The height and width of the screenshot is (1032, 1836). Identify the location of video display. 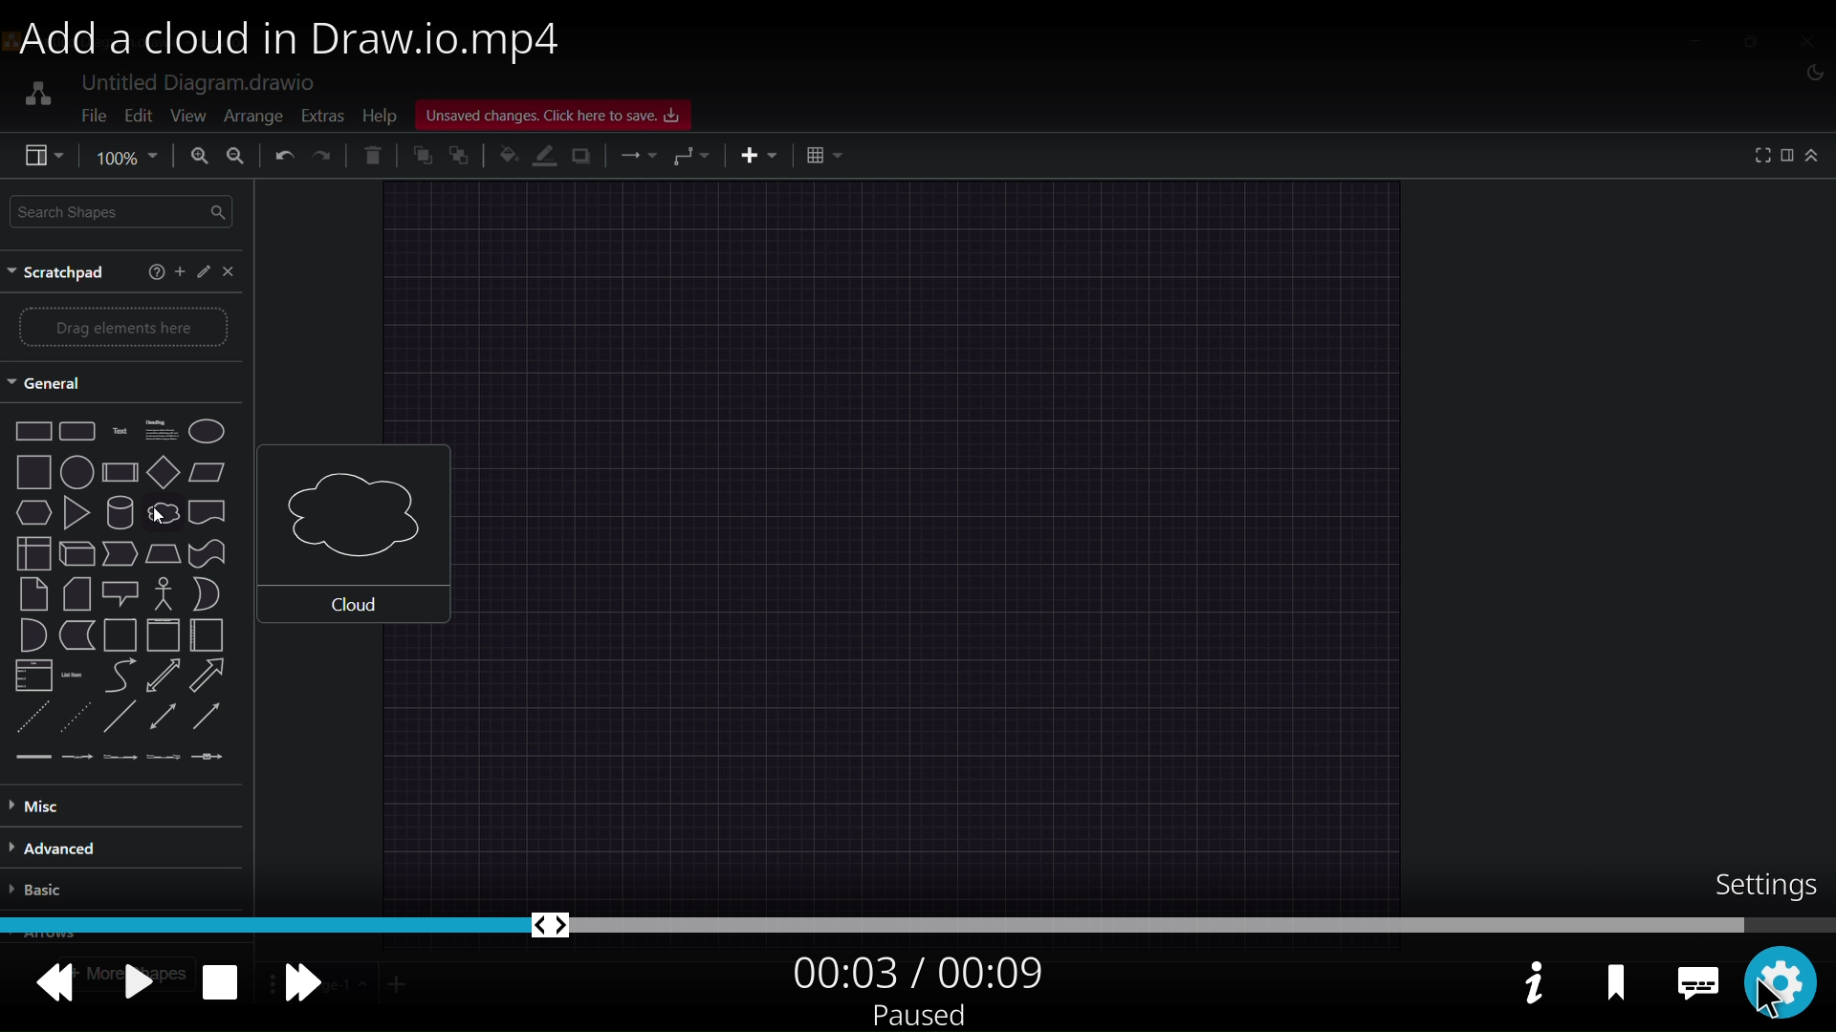
(924, 469).